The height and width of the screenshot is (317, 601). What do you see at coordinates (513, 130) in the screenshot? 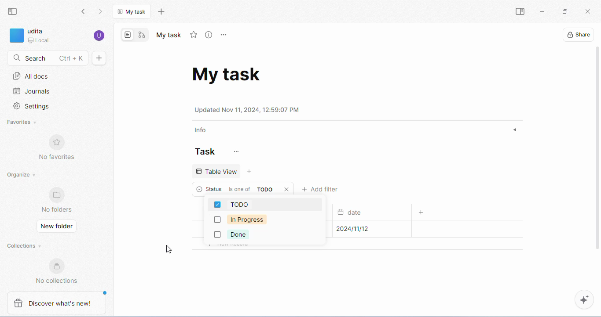
I see `expand` at bounding box center [513, 130].